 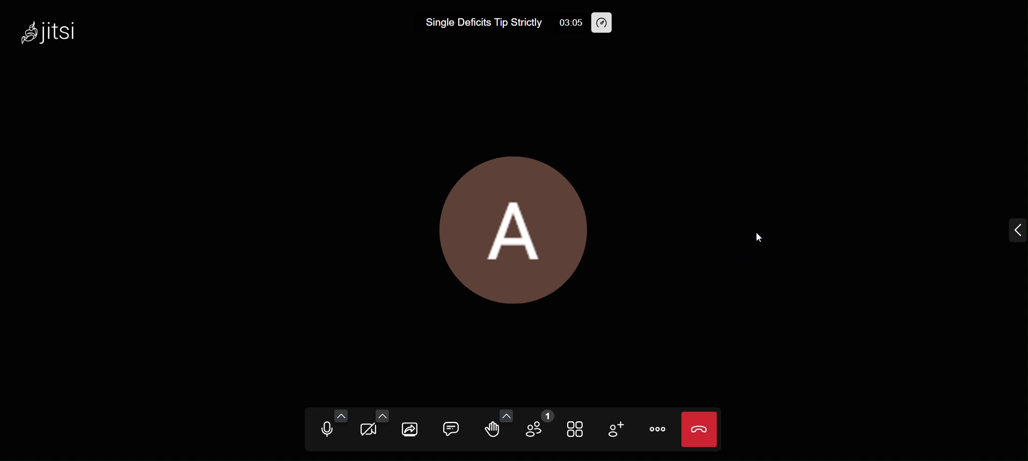 What do you see at coordinates (659, 428) in the screenshot?
I see `more actions` at bounding box center [659, 428].